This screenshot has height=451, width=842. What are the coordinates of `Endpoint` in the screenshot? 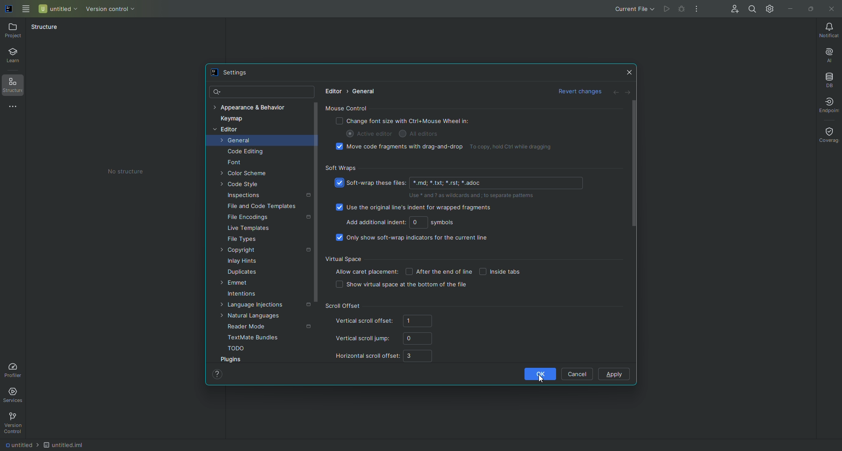 It's located at (825, 105).